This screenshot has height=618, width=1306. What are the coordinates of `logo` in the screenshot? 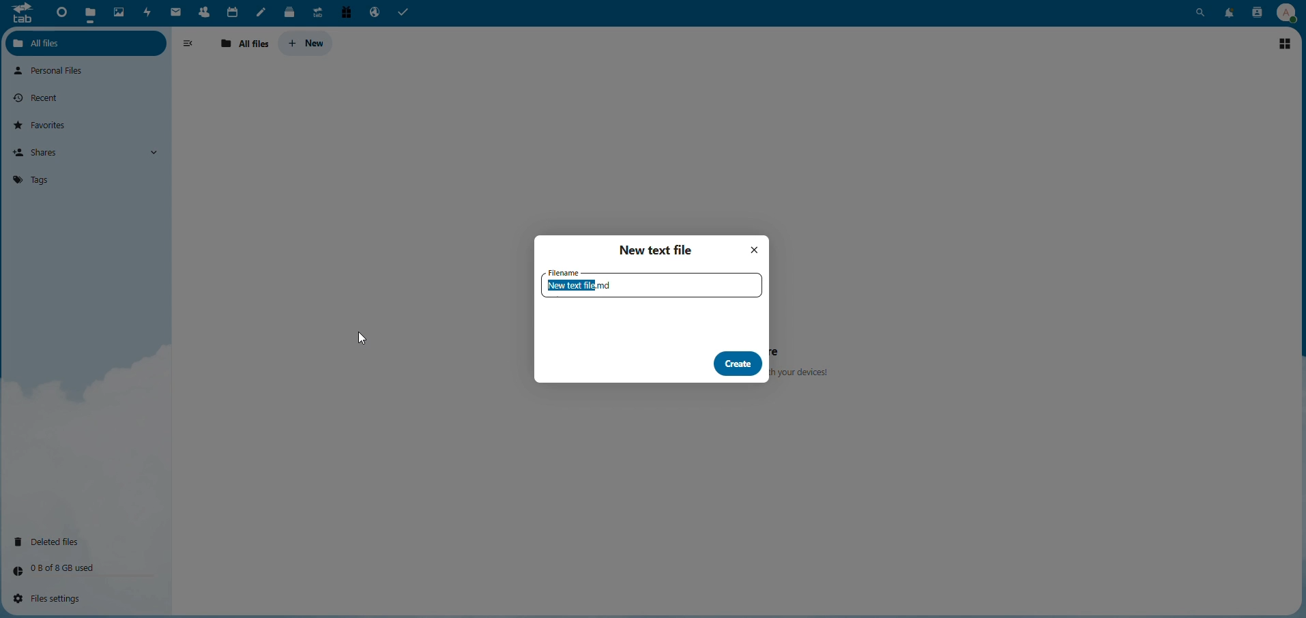 It's located at (22, 17).